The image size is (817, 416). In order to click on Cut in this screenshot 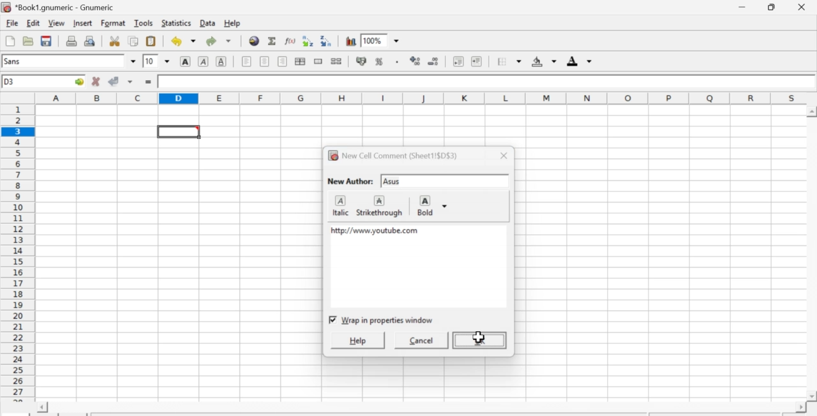, I will do `click(115, 41)`.